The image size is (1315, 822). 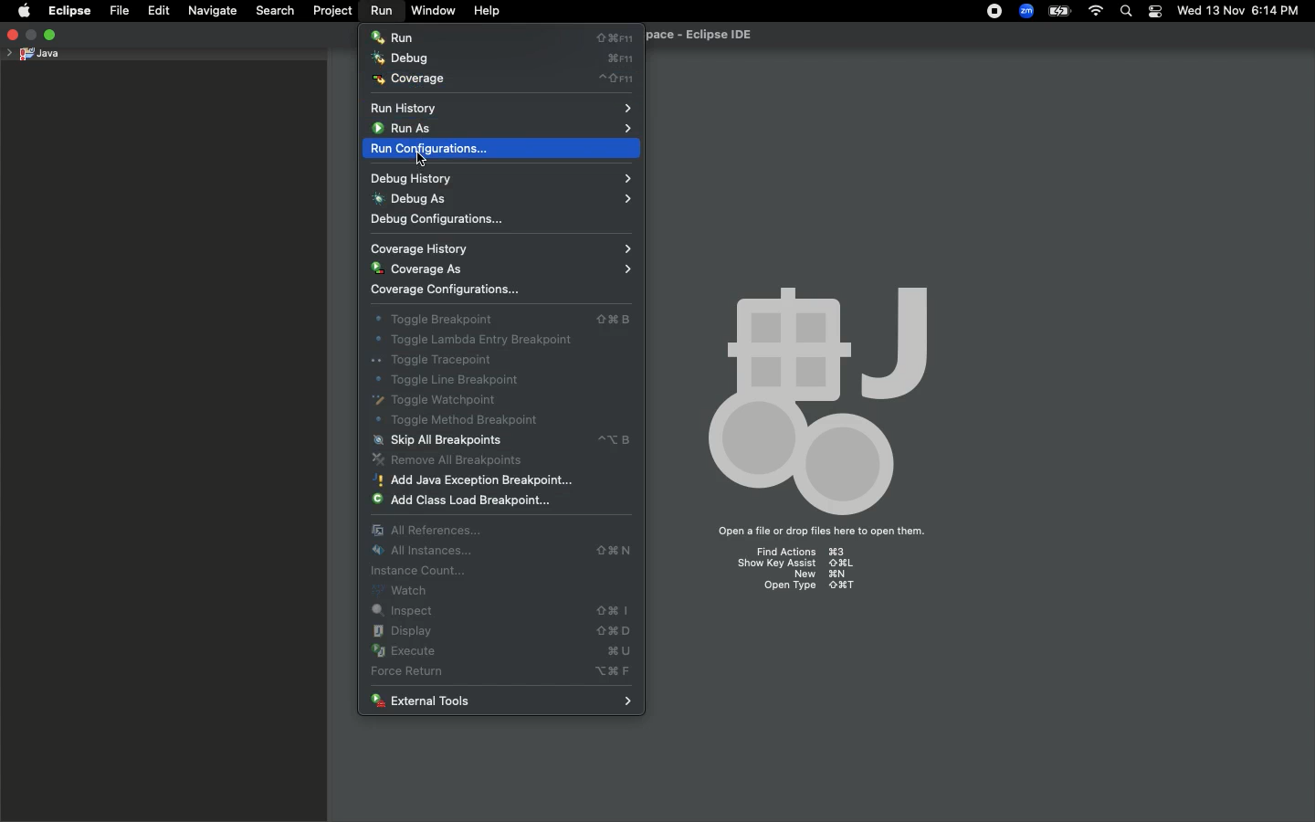 What do you see at coordinates (501, 612) in the screenshot?
I see `Inspect` at bounding box center [501, 612].